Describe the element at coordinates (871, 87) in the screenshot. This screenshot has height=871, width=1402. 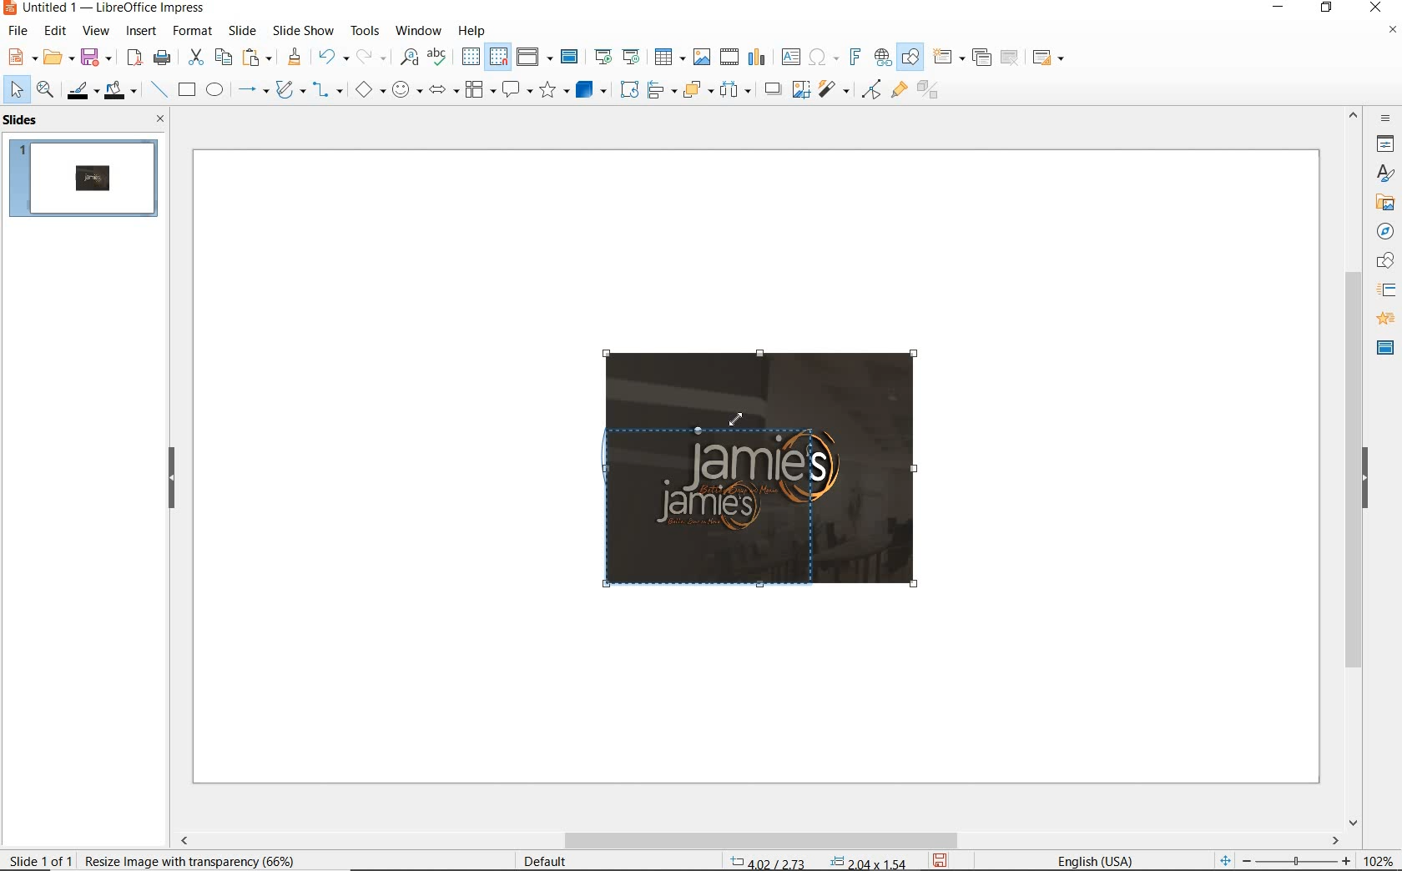
I see `filter` at that location.